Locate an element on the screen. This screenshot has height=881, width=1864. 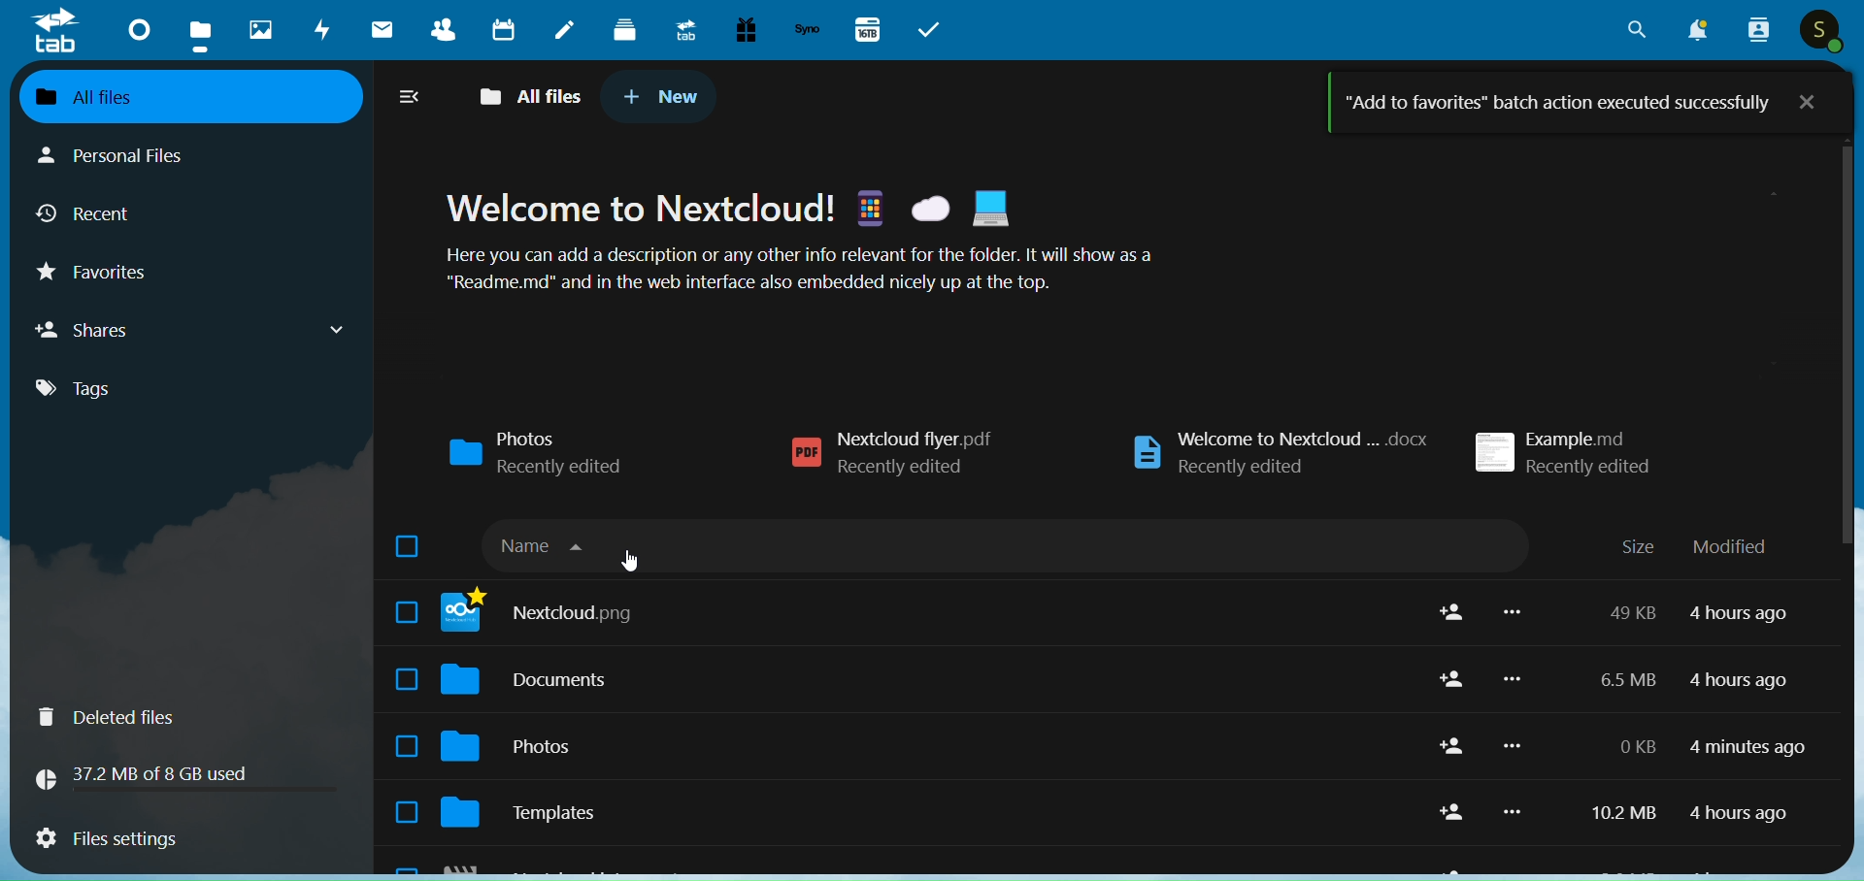
Here you can add a description or any other info relevant for the folder. It will show as a "Readme.md" and in the web interface also embedded nicely up at the top. is located at coordinates (798, 268).